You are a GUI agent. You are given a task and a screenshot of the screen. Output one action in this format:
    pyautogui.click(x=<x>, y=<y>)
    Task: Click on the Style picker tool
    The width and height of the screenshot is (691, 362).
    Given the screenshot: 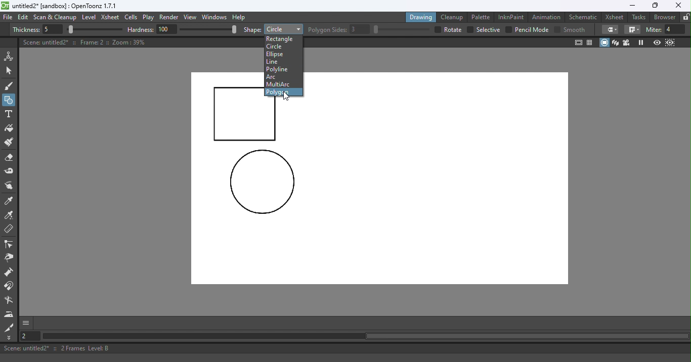 What is the action you would take?
    pyautogui.click(x=10, y=201)
    